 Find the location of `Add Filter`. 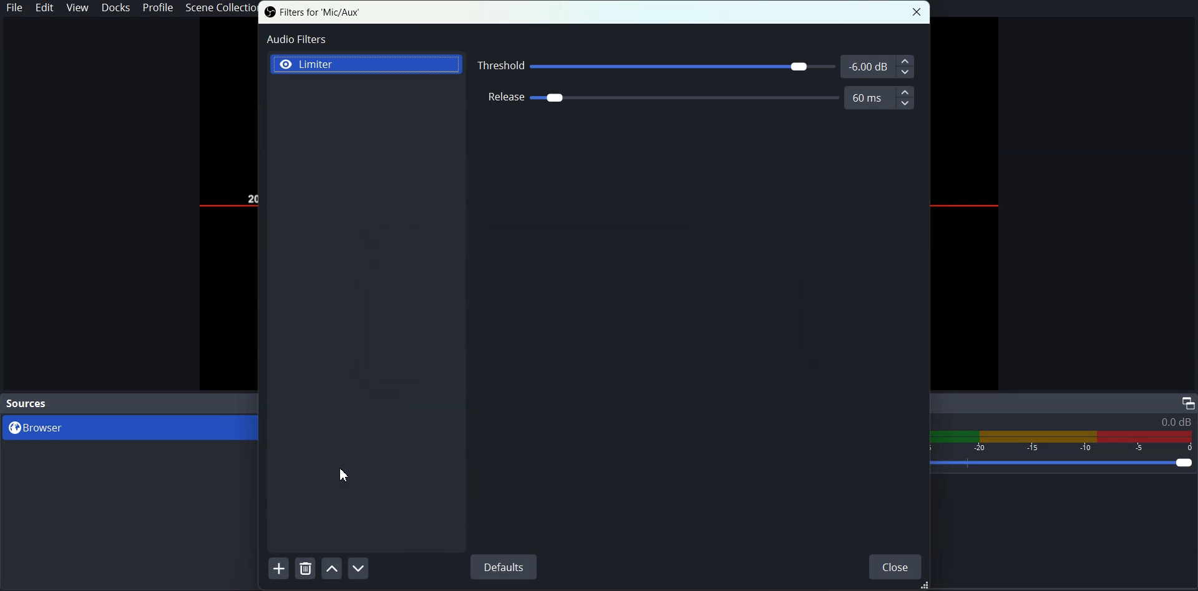

Add Filter is located at coordinates (278, 567).